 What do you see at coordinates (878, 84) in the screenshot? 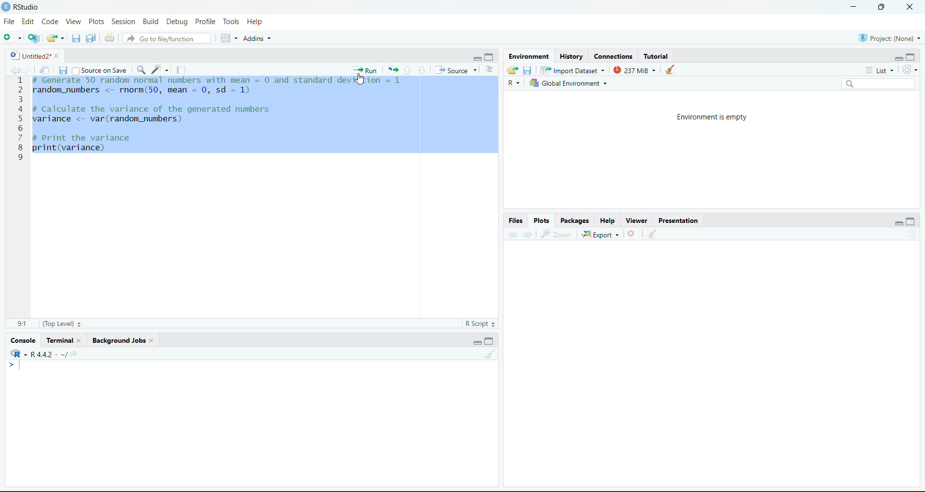
I see `search bar` at bounding box center [878, 84].